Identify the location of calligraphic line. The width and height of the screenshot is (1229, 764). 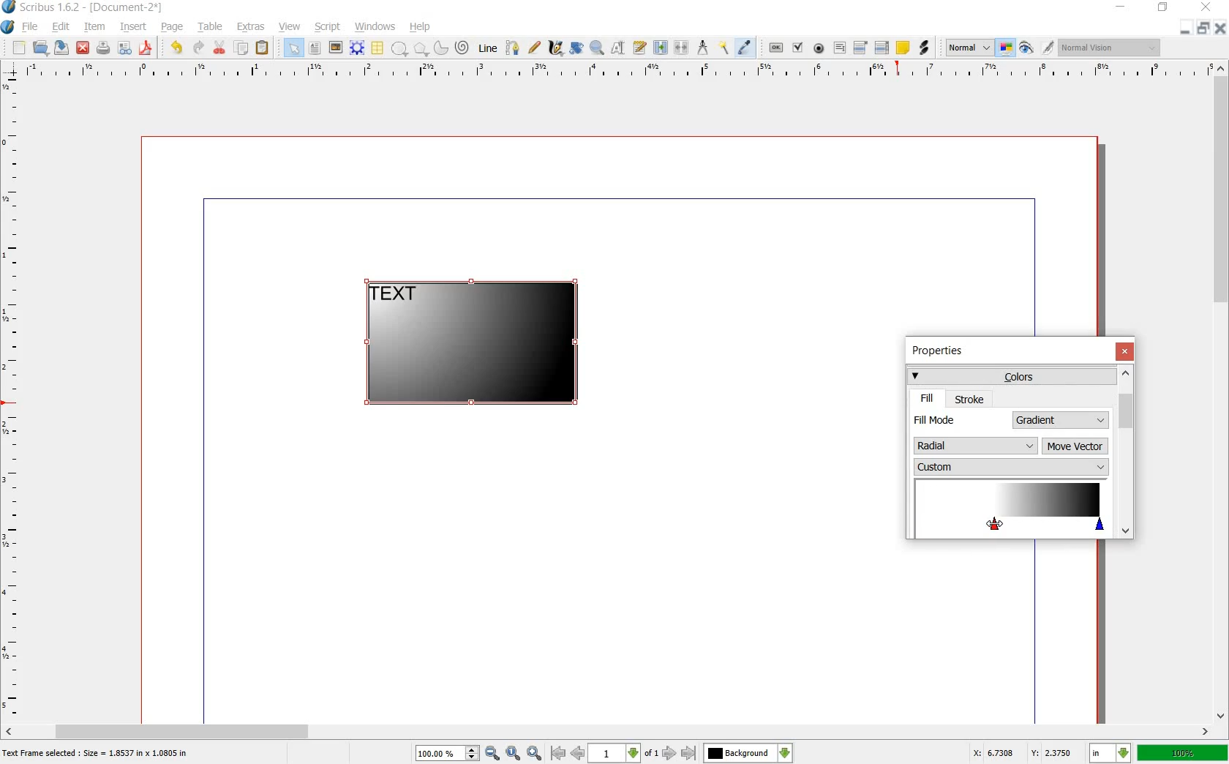
(555, 47).